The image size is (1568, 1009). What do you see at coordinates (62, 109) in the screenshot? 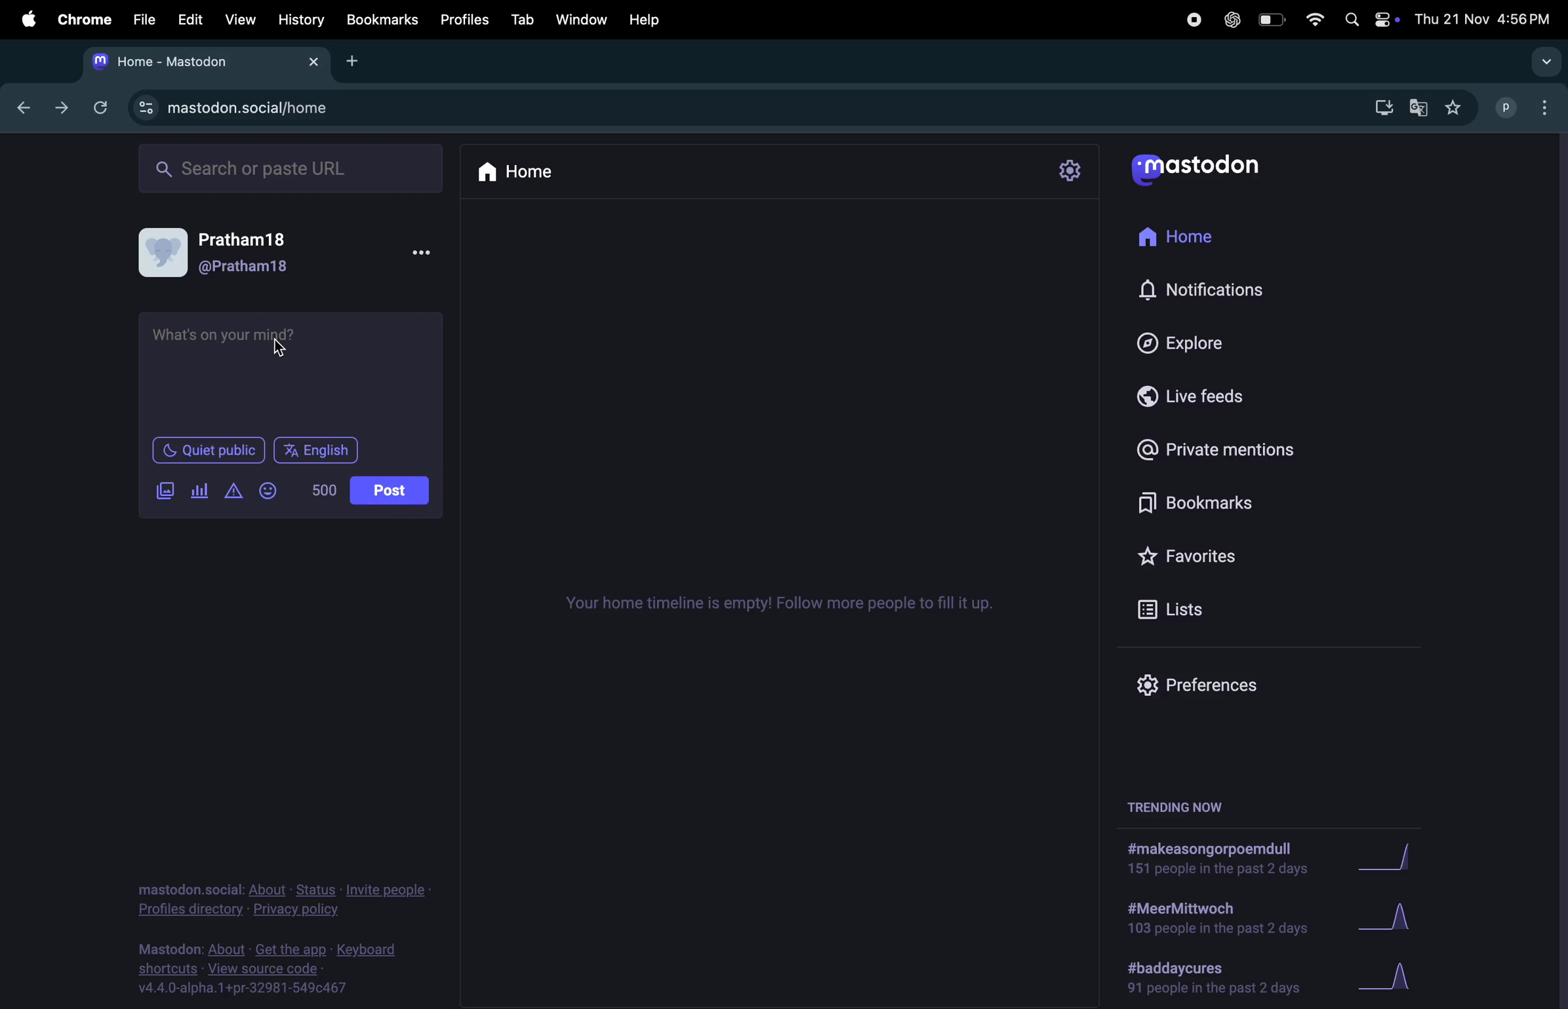
I see `next tab` at bounding box center [62, 109].